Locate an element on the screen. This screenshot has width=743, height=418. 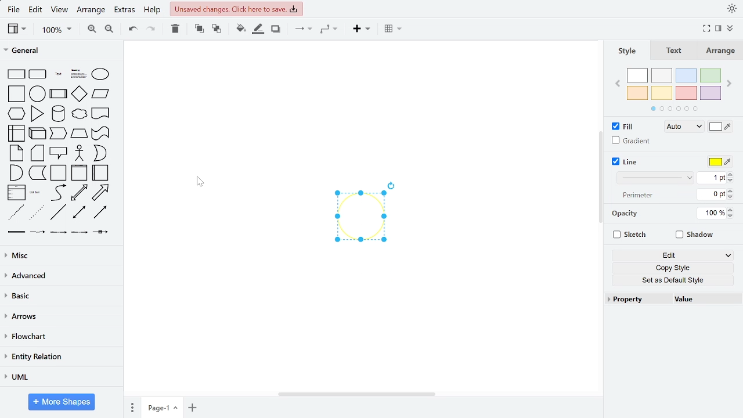
flowchart is located at coordinates (62, 337).